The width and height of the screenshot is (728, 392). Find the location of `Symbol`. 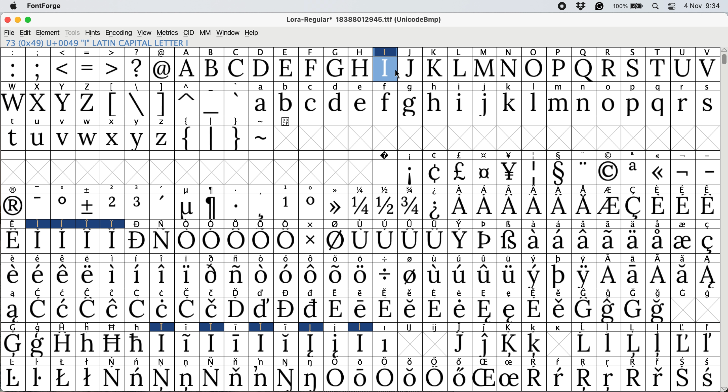

Symbol is located at coordinates (336, 292).